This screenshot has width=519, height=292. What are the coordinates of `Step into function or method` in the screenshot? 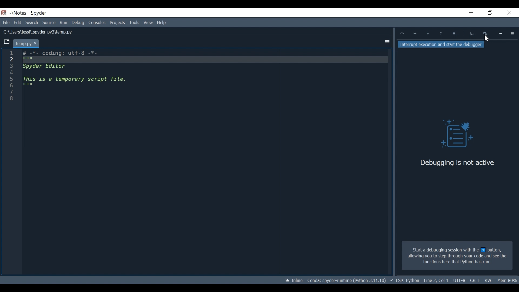 It's located at (428, 34).